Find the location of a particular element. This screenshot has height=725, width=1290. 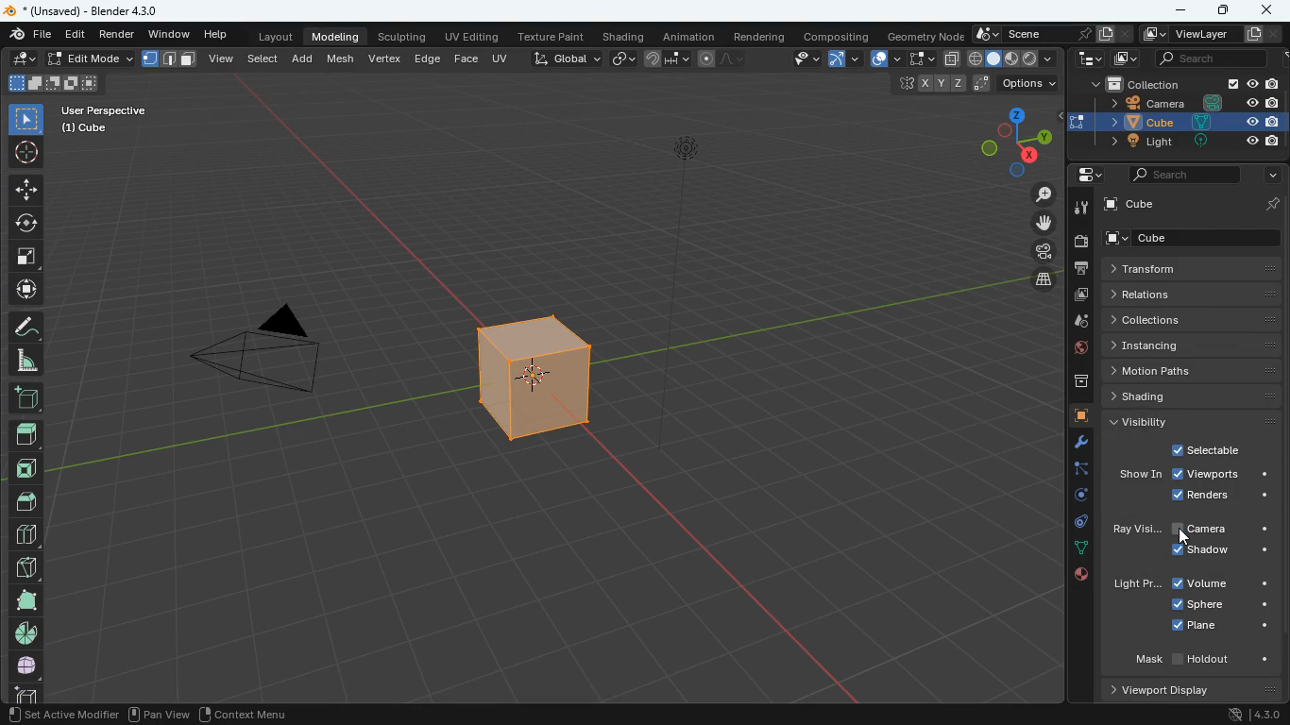

uv is located at coordinates (502, 60).